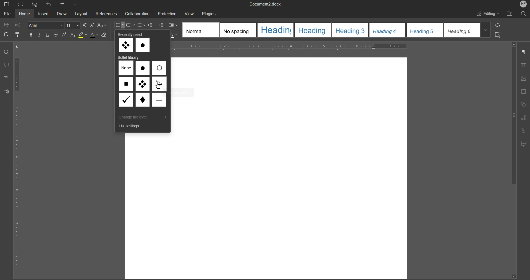 This screenshot has height=280, width=530. Describe the element at coordinates (84, 35) in the screenshot. I see `Highlight` at that location.